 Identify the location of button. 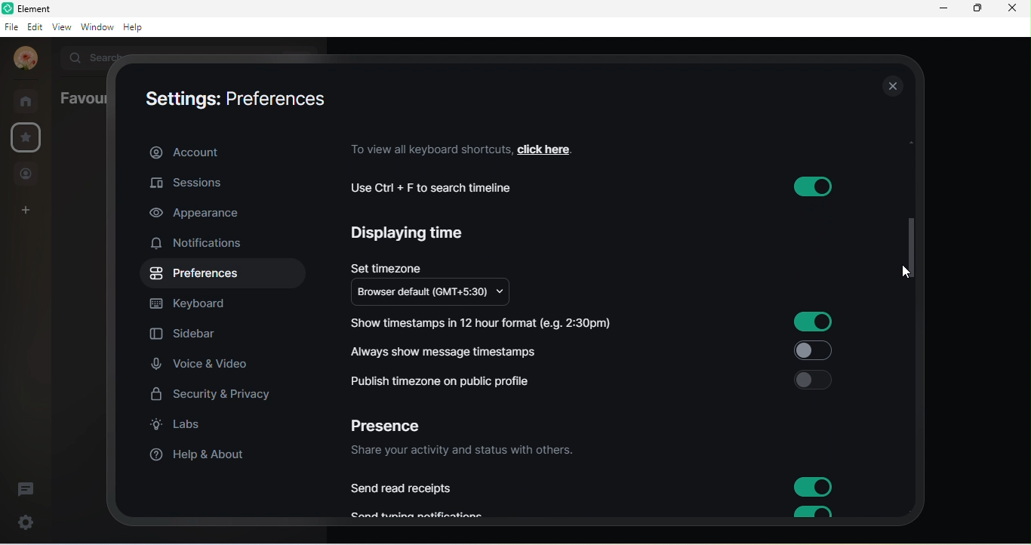
(810, 513).